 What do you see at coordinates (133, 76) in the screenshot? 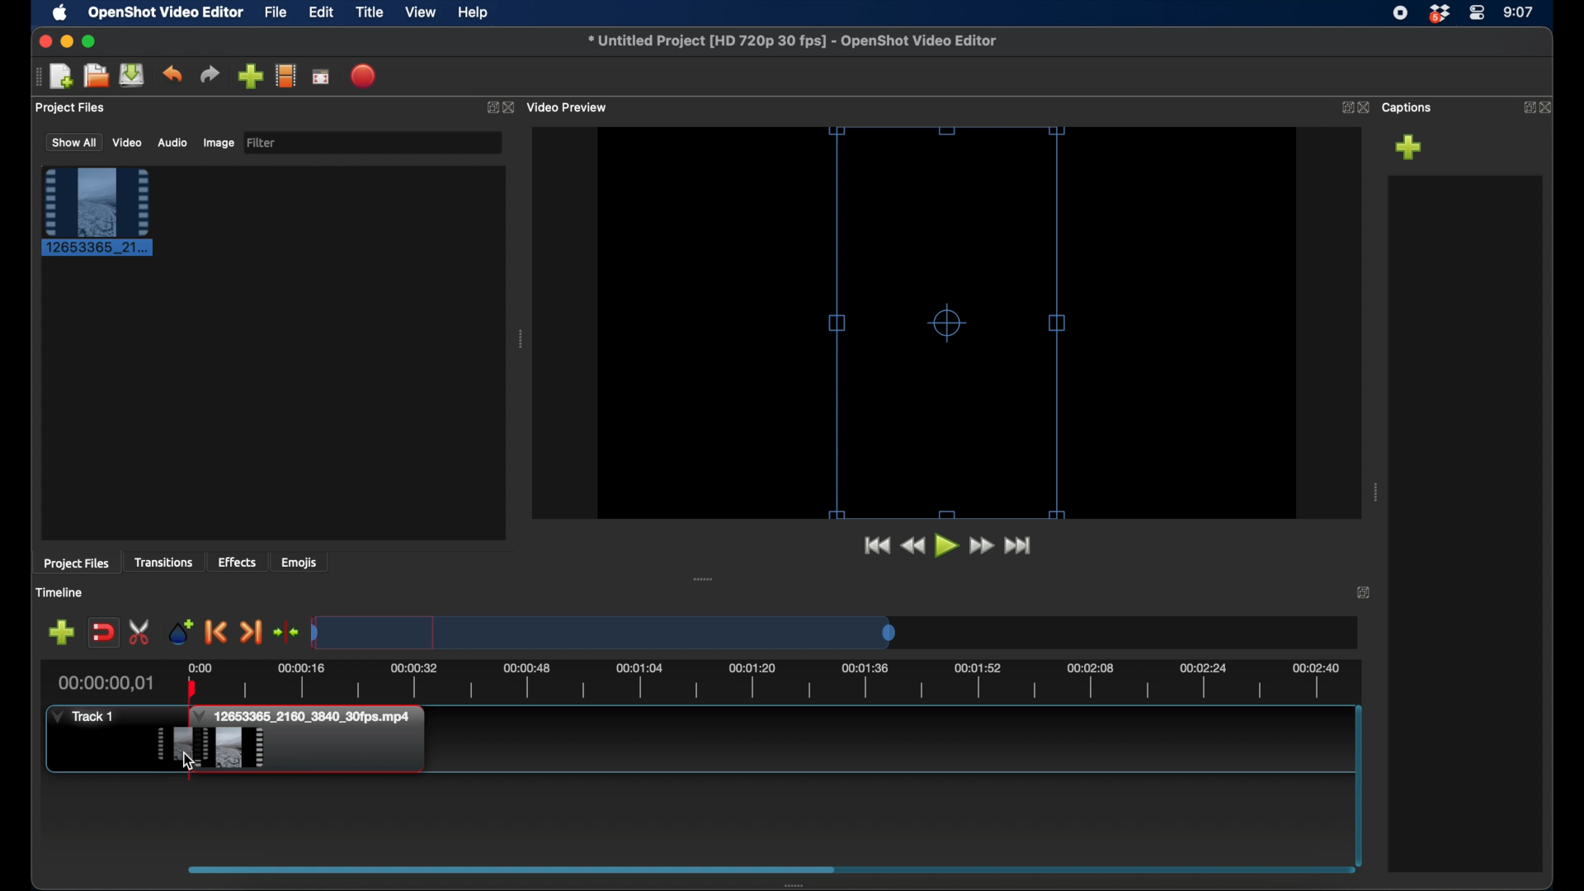
I see `save project` at bounding box center [133, 76].